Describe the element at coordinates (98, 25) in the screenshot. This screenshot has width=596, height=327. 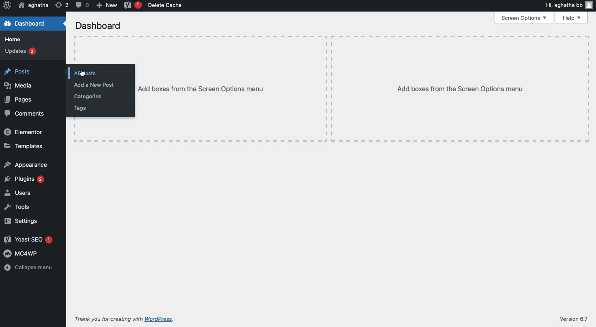
I see `Dashboard` at that location.